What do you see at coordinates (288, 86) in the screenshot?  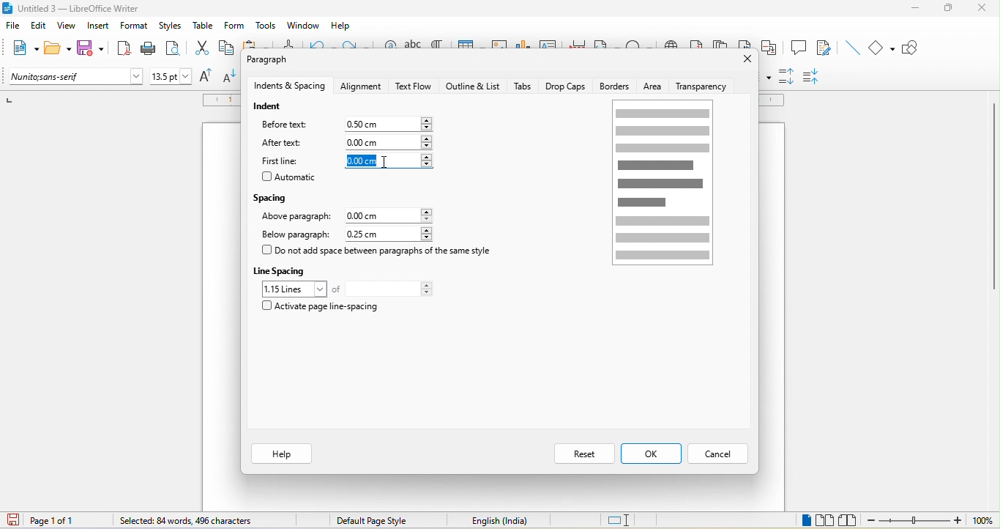 I see `indents and spacing` at bounding box center [288, 86].